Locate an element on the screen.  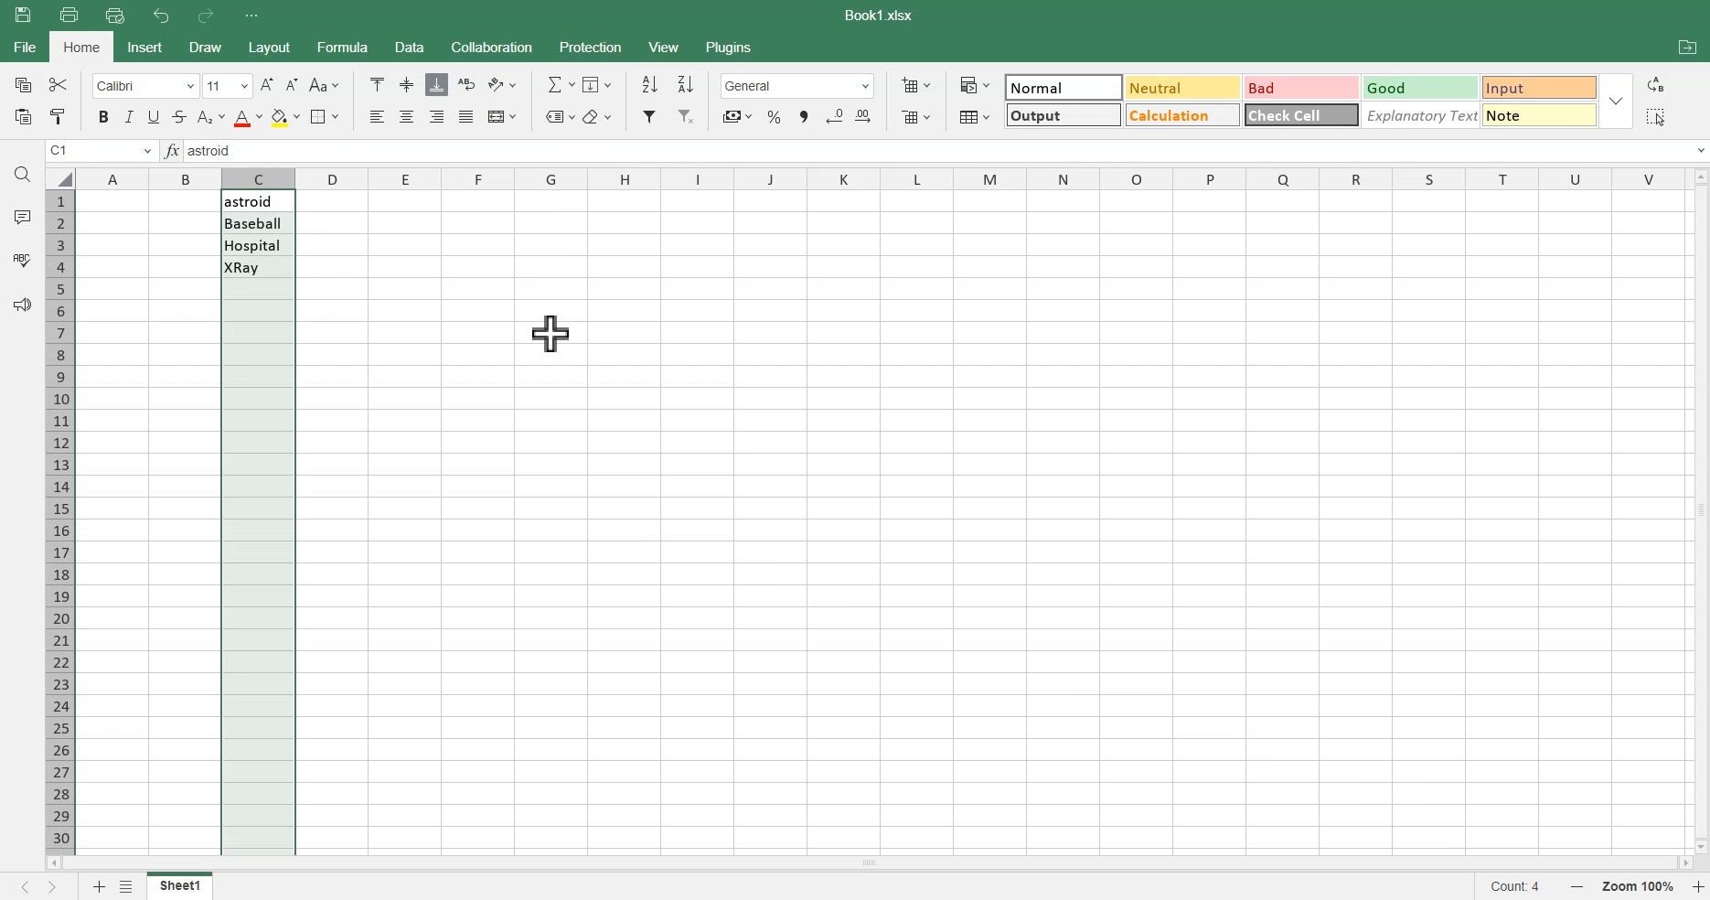
Conditioning Format is located at coordinates (974, 84).